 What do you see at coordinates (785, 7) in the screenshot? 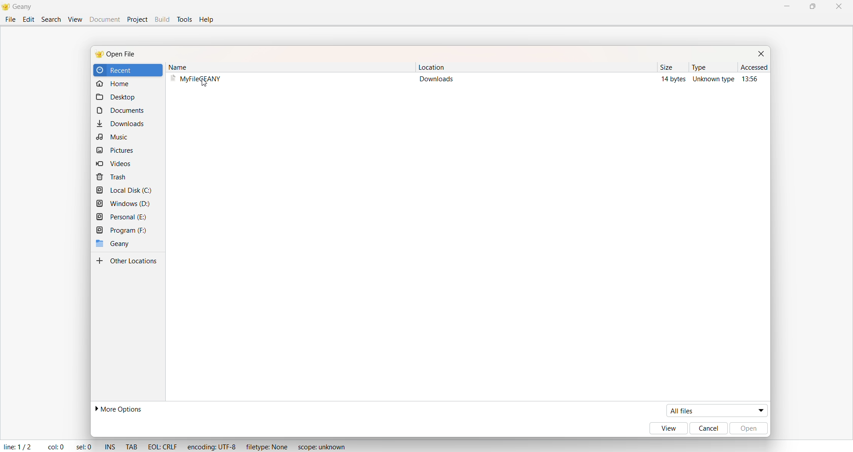
I see `Minimize` at bounding box center [785, 7].